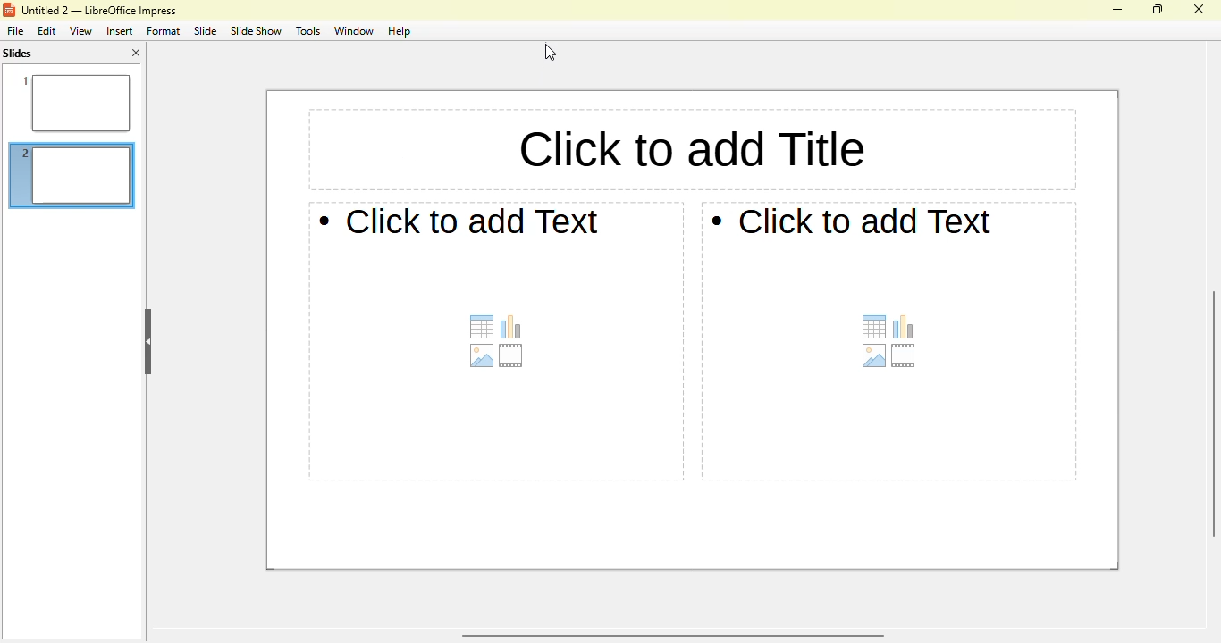 The width and height of the screenshot is (1221, 643). Describe the element at coordinates (1209, 413) in the screenshot. I see `verical scroll bar` at that location.